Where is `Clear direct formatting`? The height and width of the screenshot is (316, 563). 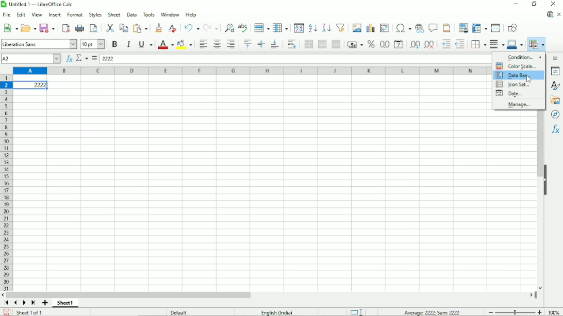 Clear direct formatting is located at coordinates (172, 28).